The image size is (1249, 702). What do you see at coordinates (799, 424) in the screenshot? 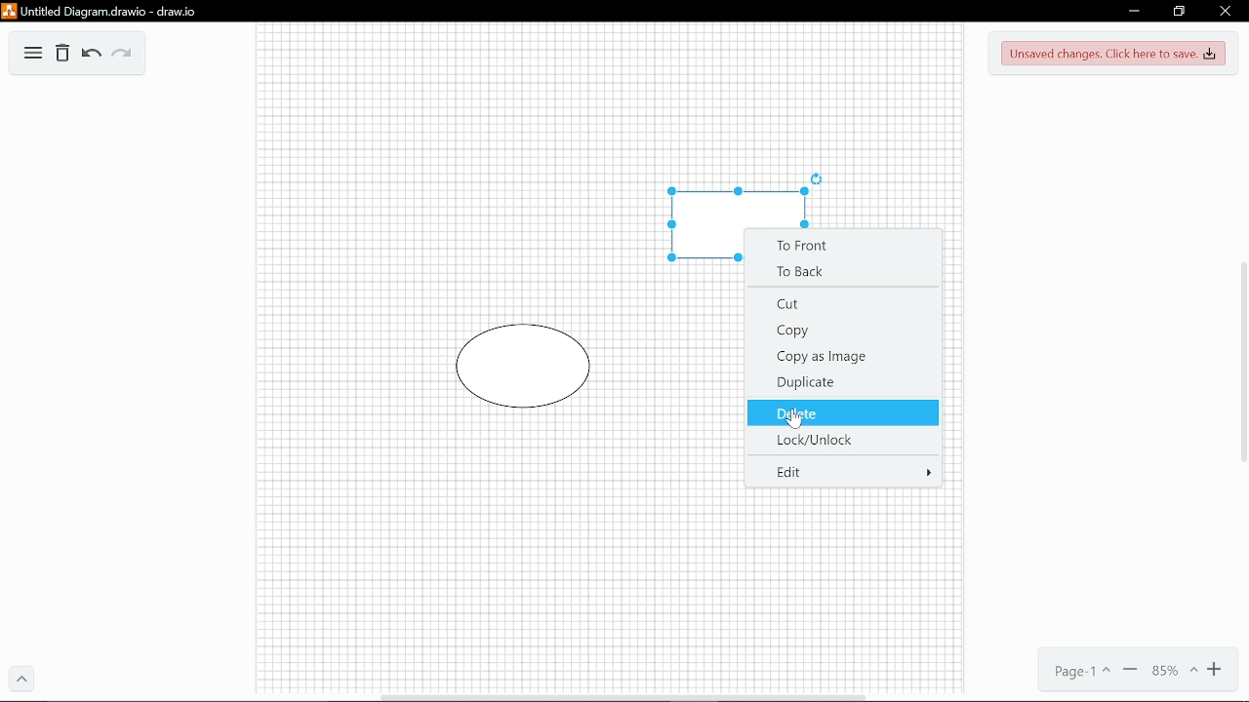
I see `Pointer` at bounding box center [799, 424].